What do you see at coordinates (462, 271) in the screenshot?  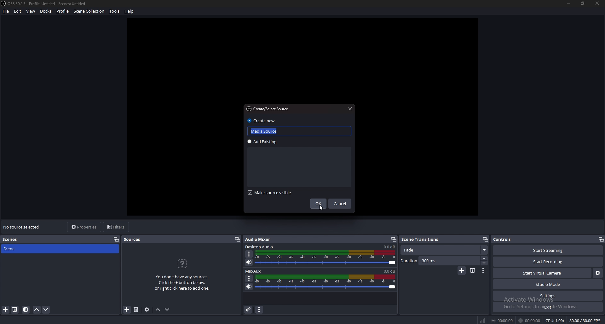 I see `Add configurable transitions` at bounding box center [462, 271].